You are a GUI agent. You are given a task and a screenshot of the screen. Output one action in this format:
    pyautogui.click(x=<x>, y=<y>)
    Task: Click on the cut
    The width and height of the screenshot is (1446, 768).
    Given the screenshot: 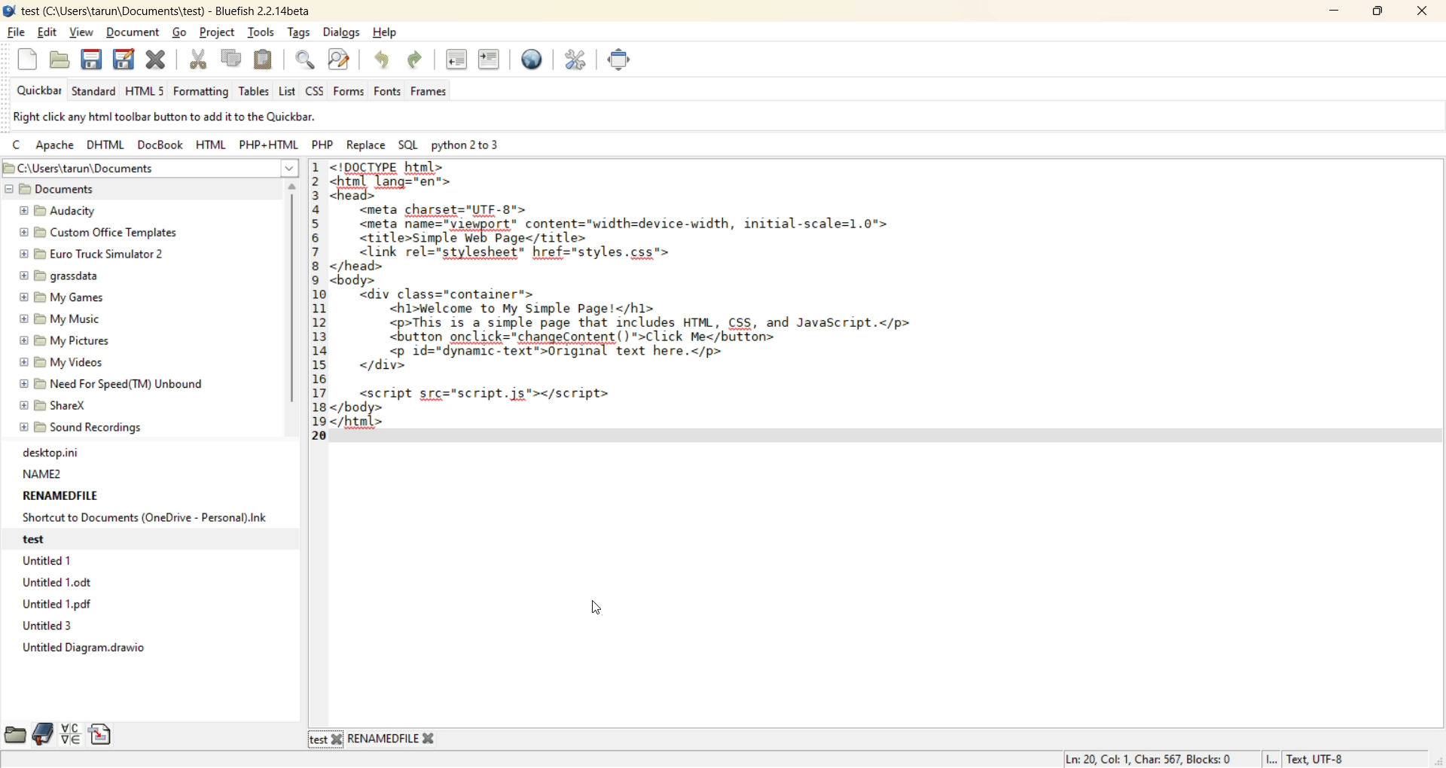 What is the action you would take?
    pyautogui.click(x=198, y=61)
    